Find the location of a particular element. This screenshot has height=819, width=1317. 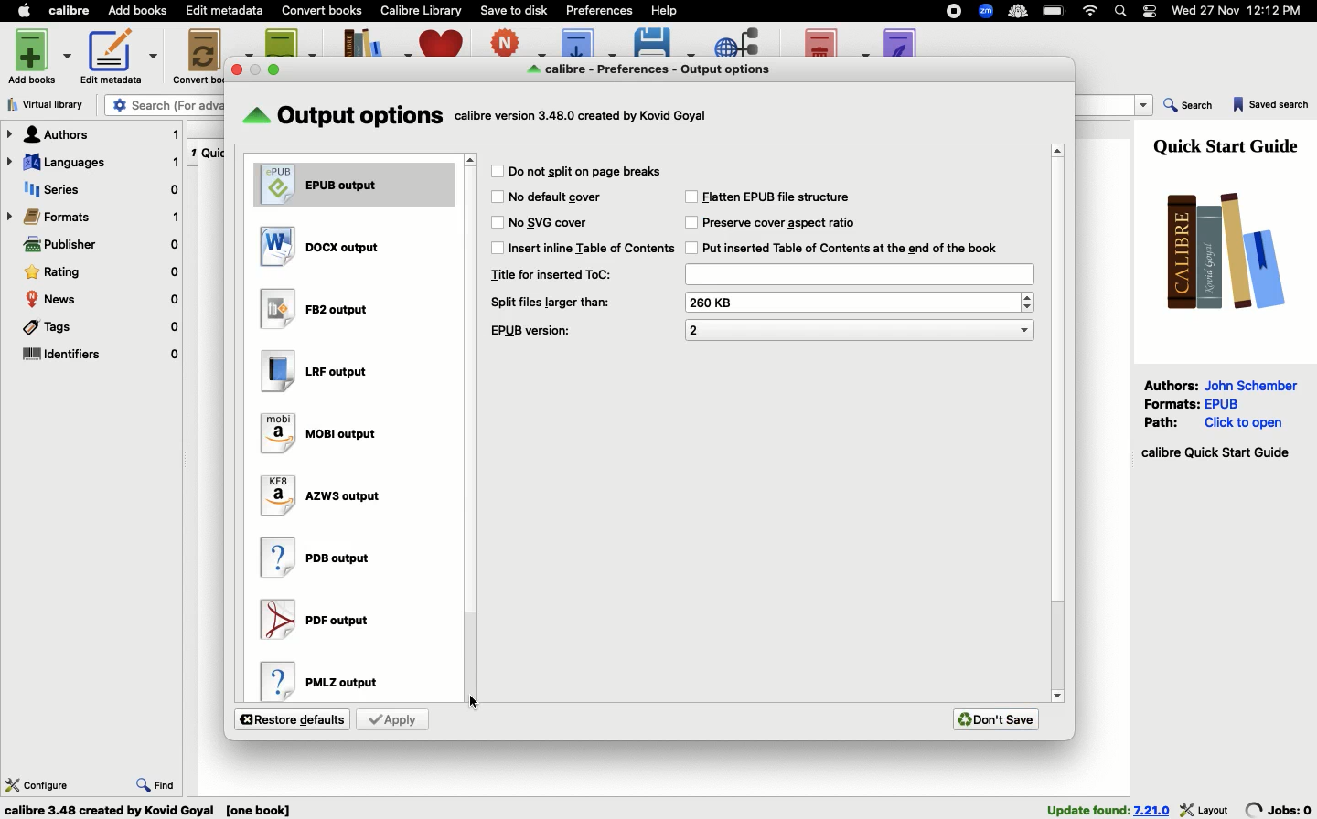

Formats is located at coordinates (94, 217).